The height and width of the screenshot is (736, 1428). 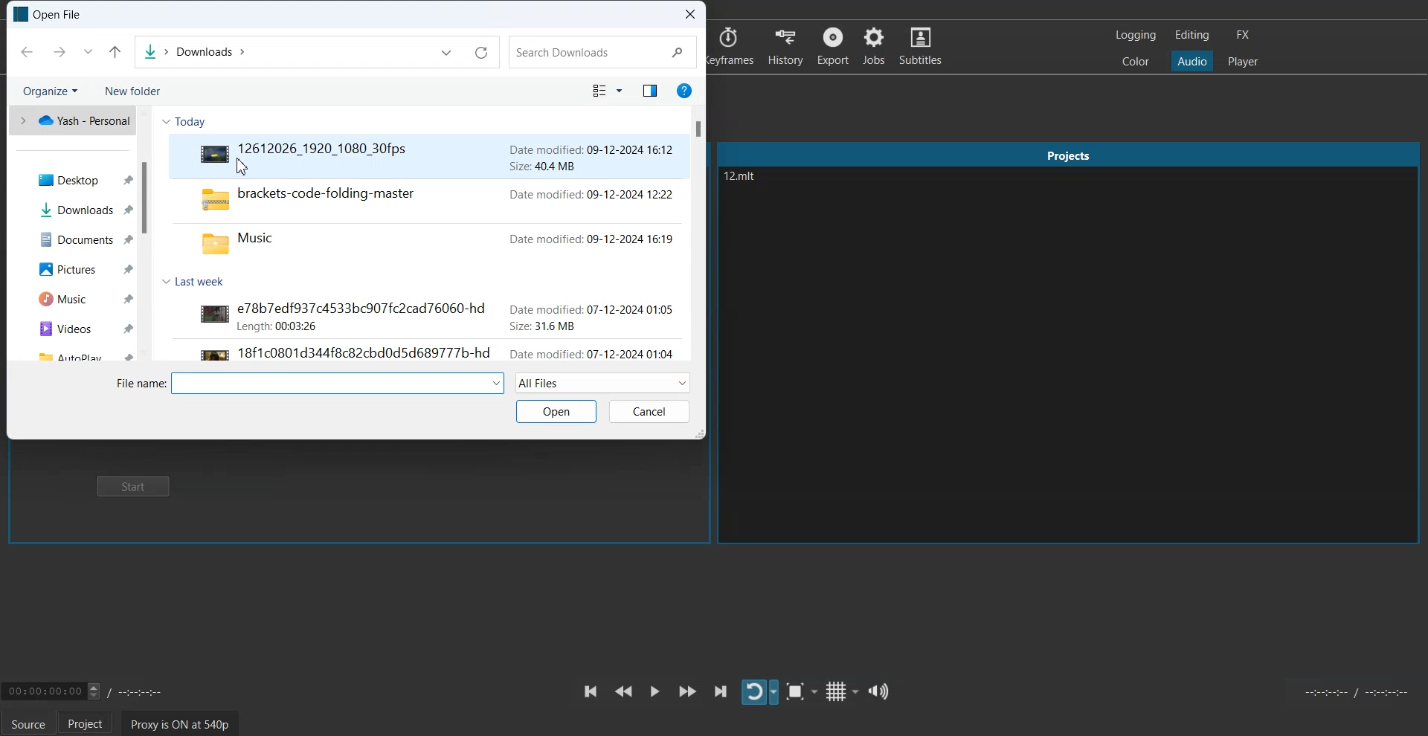 What do you see at coordinates (26, 51) in the screenshot?
I see `Go Back` at bounding box center [26, 51].